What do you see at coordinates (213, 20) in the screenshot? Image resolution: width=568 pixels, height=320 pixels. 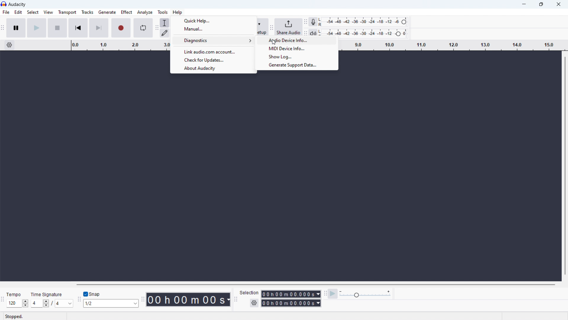 I see `quick help` at bounding box center [213, 20].